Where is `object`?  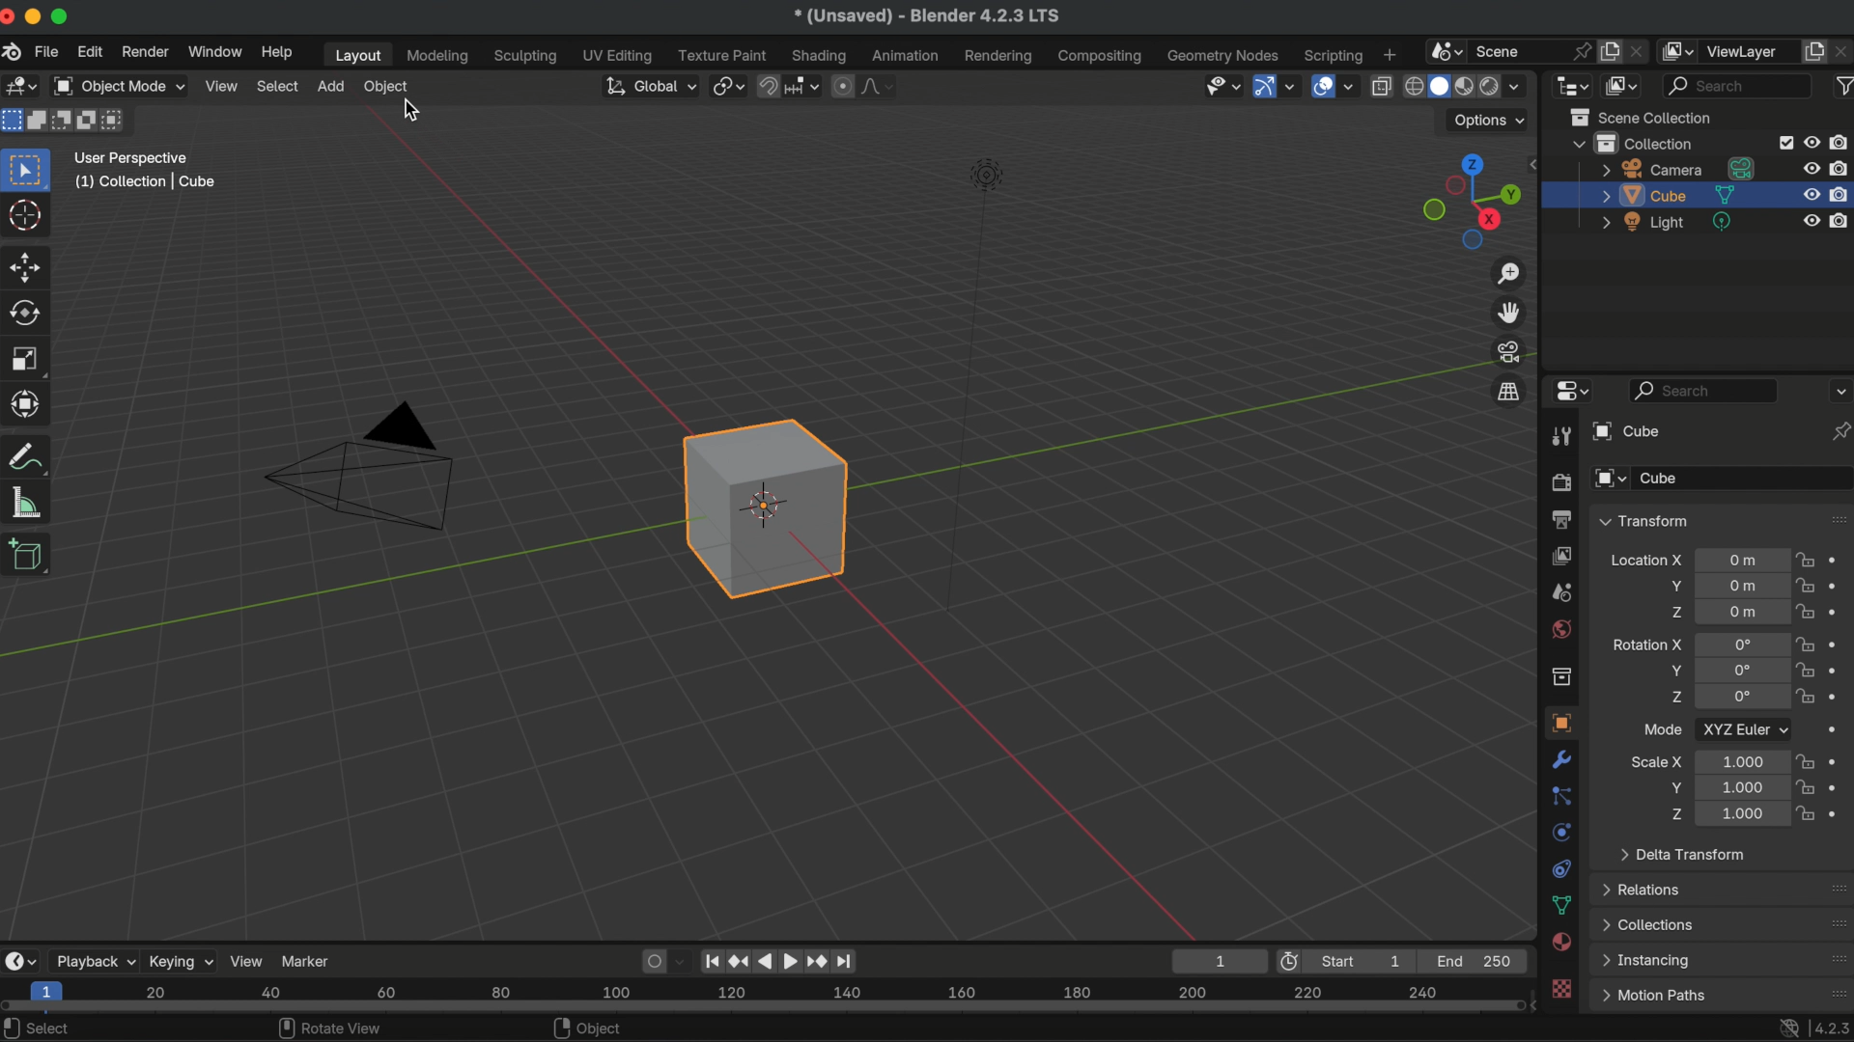 object is located at coordinates (592, 1028).